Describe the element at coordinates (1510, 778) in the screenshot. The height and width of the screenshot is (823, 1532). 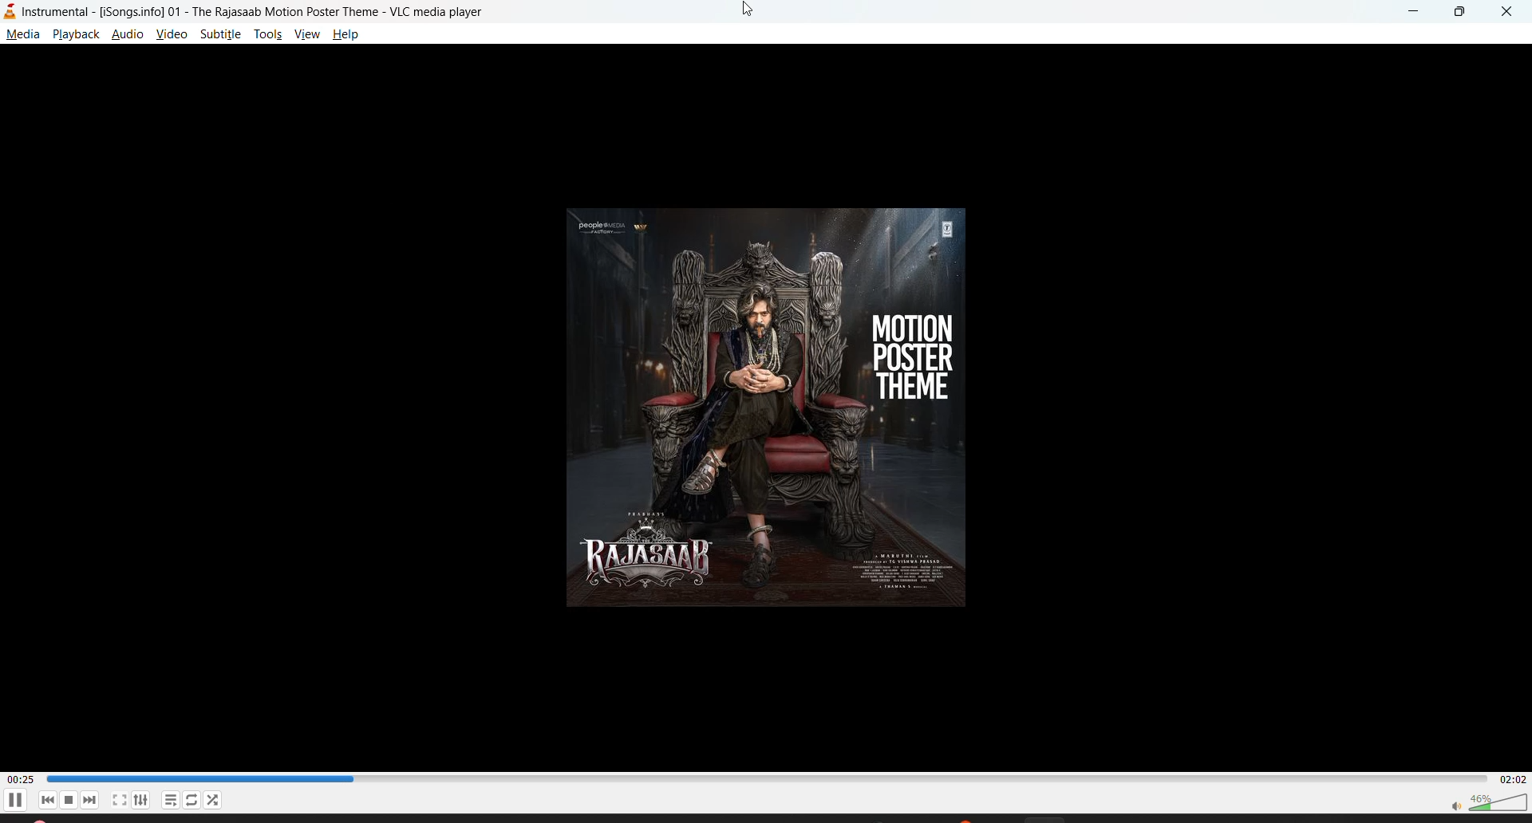
I see `total track time` at that location.